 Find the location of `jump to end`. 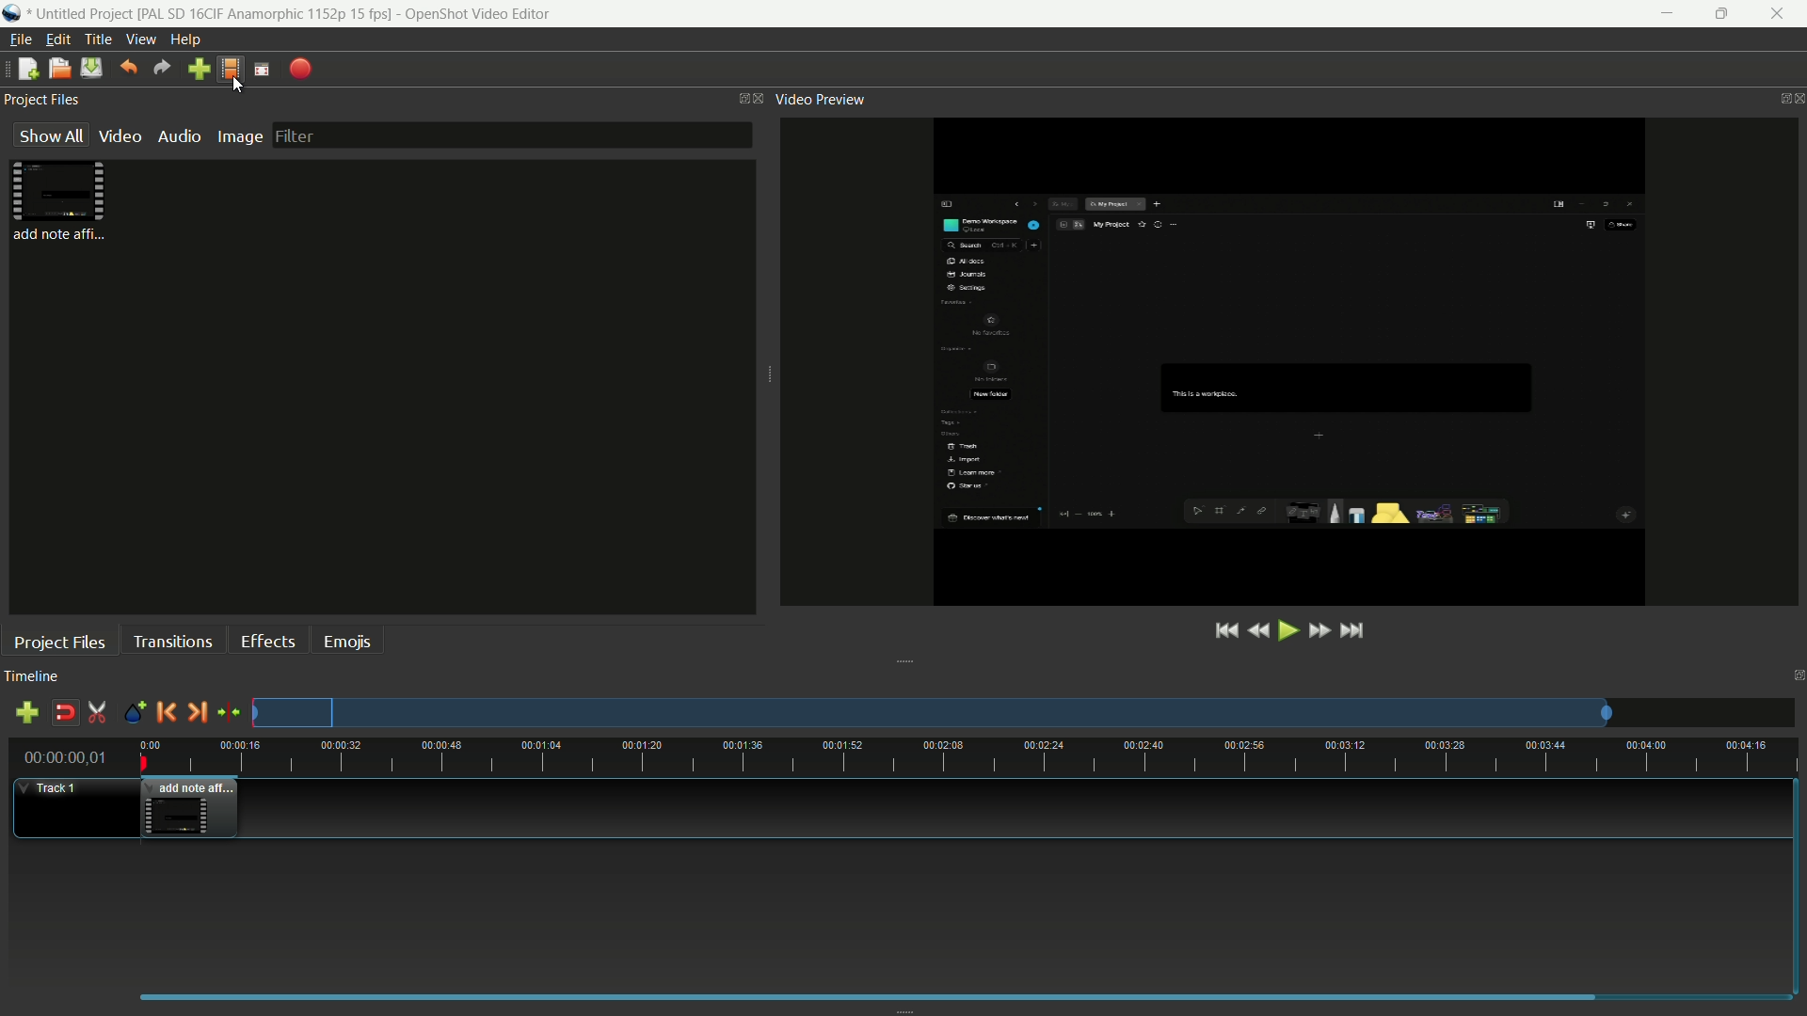

jump to end is located at coordinates (1351, 630).